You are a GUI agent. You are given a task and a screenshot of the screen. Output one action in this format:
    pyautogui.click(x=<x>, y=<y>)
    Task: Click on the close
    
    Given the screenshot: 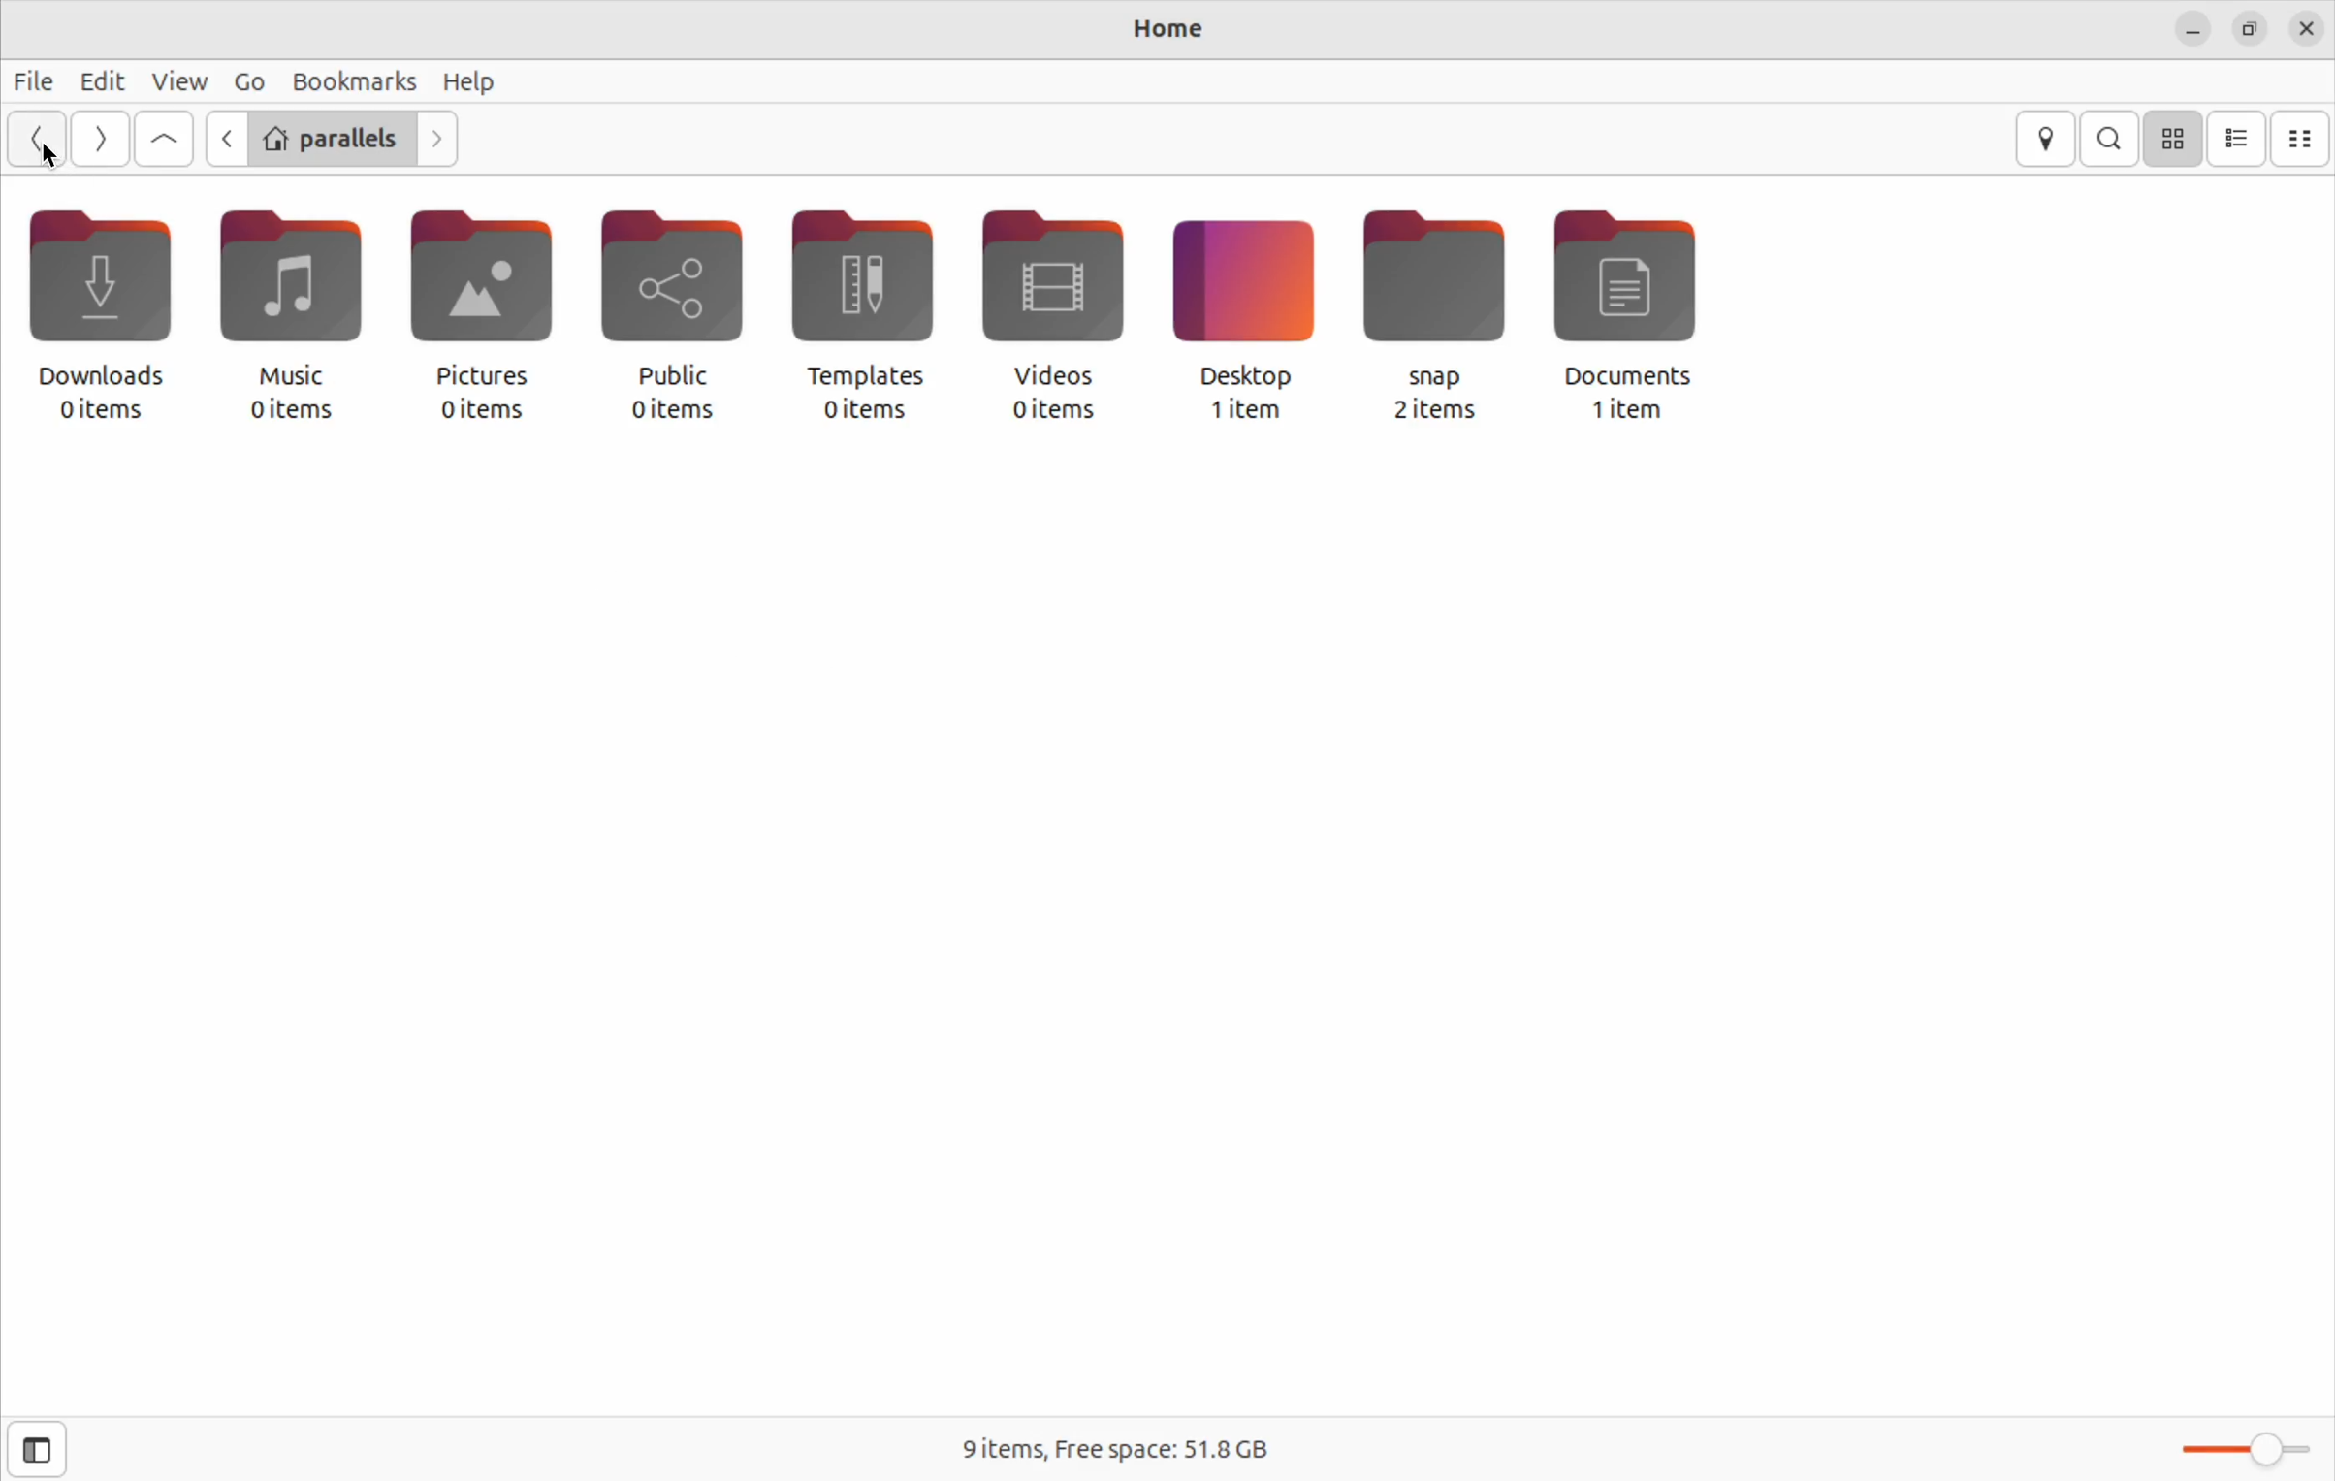 What is the action you would take?
    pyautogui.click(x=2310, y=28)
    